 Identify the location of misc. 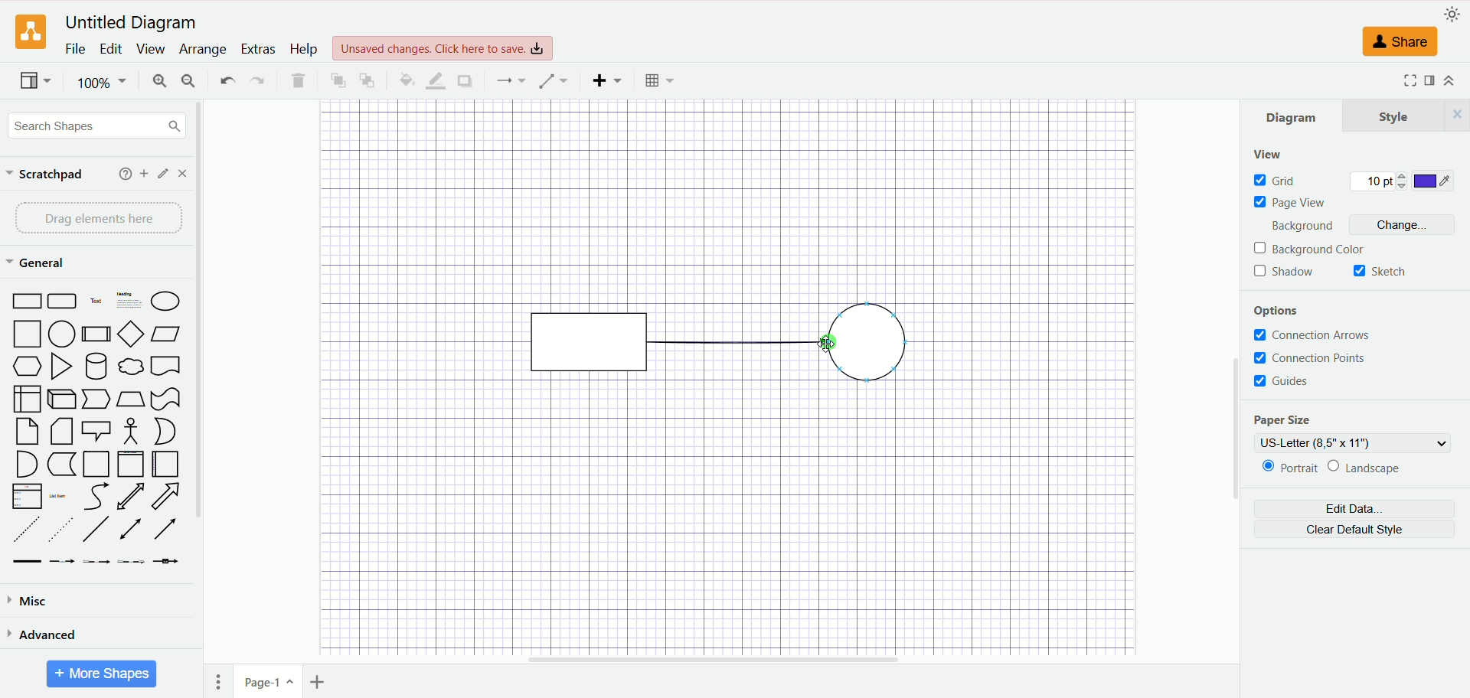
(35, 599).